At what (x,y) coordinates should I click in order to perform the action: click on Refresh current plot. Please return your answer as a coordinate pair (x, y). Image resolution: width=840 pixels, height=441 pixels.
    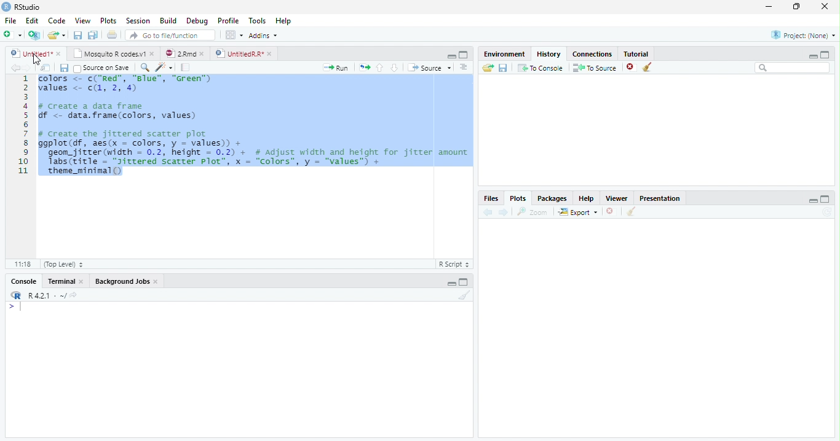
    Looking at the image, I should click on (827, 212).